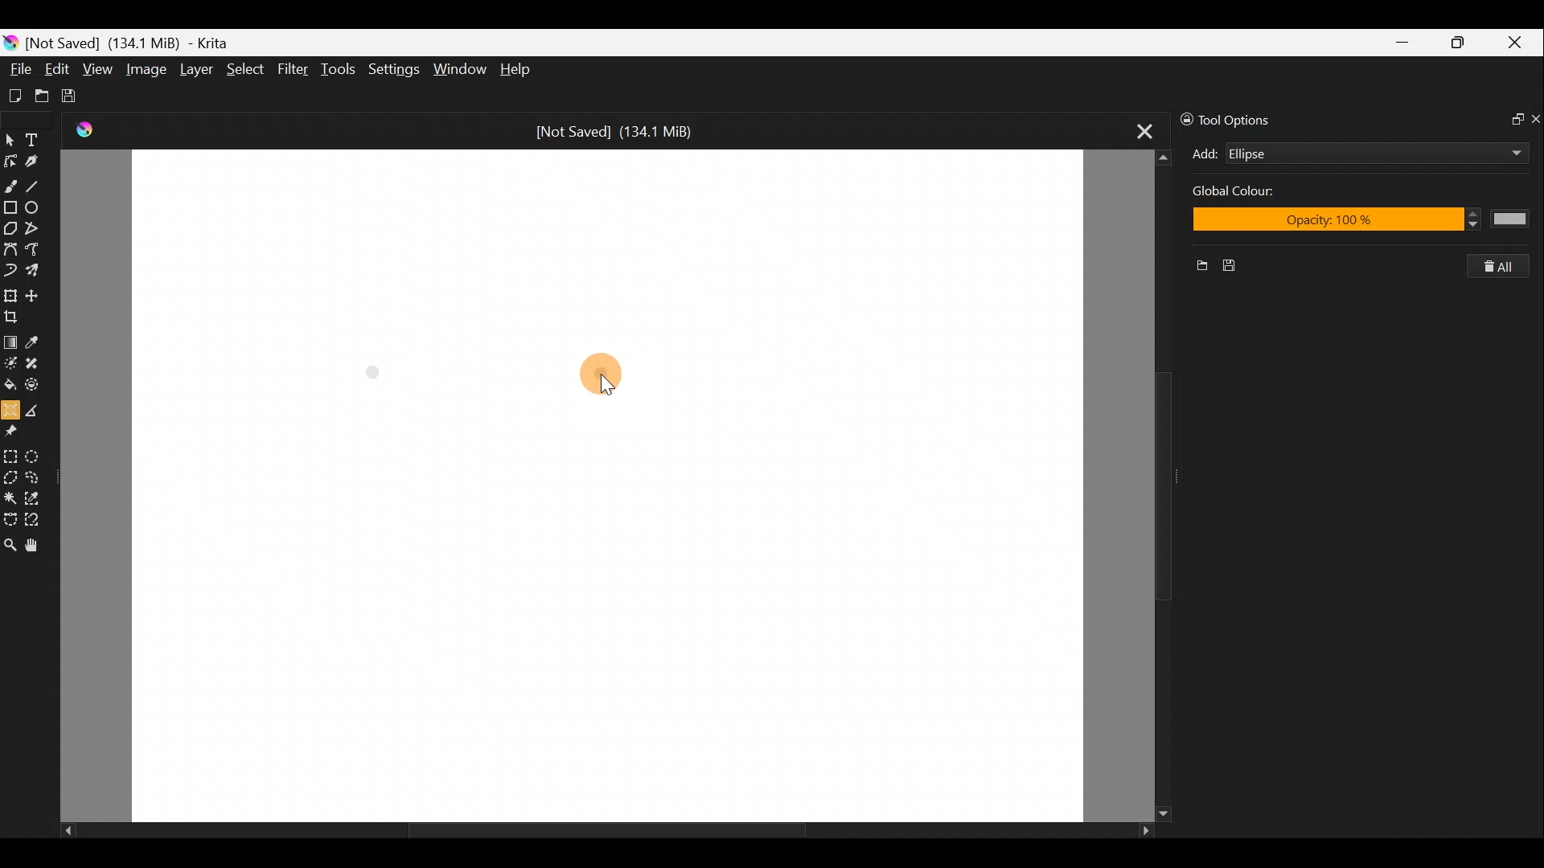 This screenshot has height=868, width=1544. Describe the element at coordinates (195, 70) in the screenshot. I see `Layer` at that location.